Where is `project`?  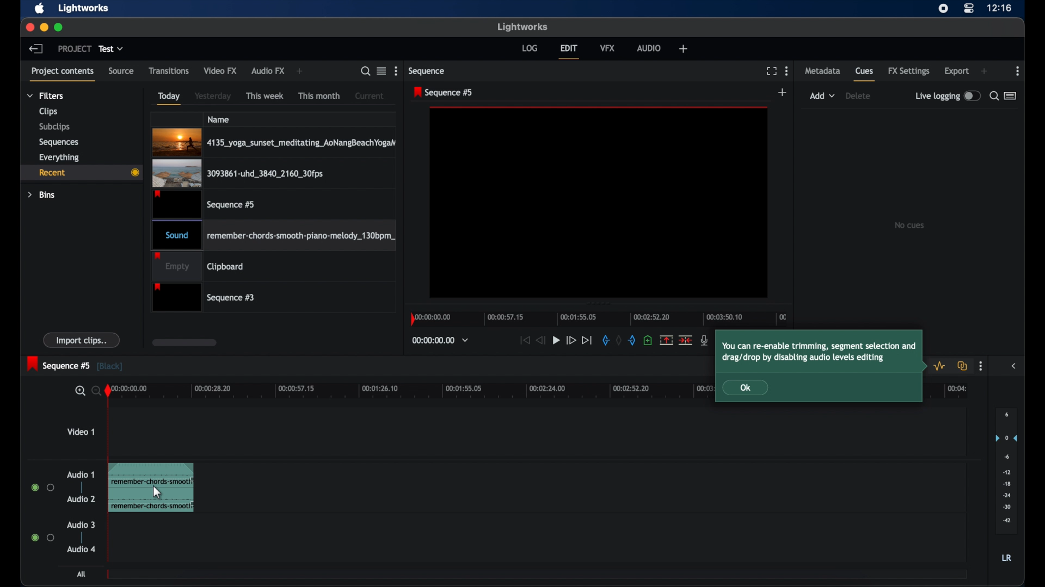
project is located at coordinates (75, 48).